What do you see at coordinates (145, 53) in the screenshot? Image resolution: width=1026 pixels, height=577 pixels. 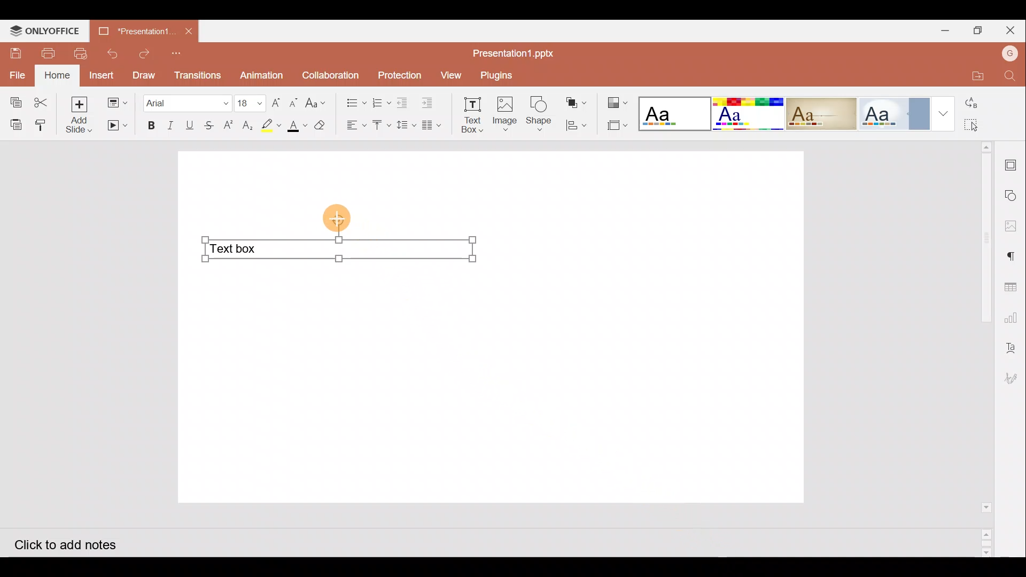 I see `Redo` at bounding box center [145, 53].